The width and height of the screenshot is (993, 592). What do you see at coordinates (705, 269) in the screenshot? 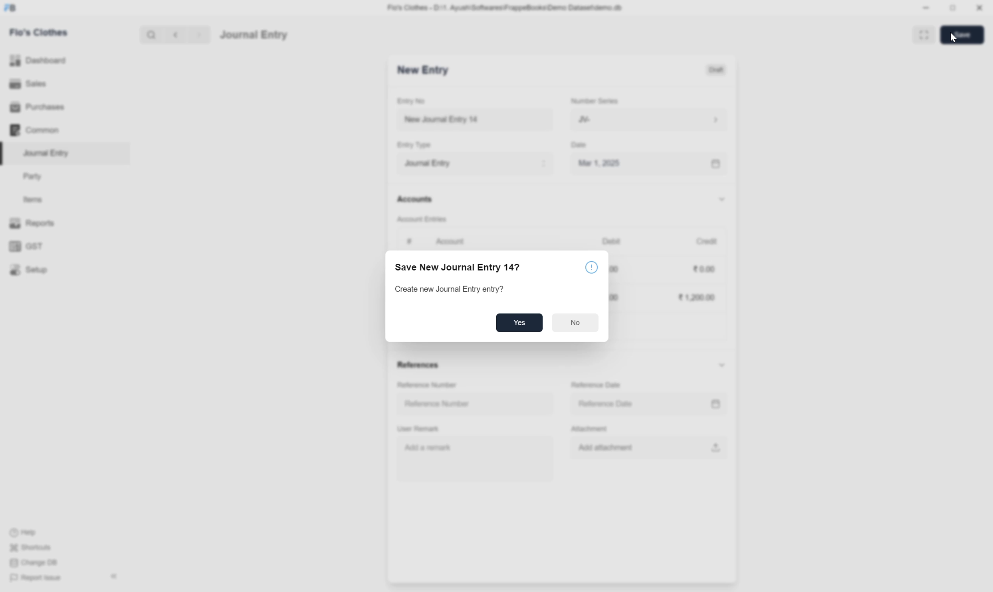
I see `0.00` at bounding box center [705, 269].